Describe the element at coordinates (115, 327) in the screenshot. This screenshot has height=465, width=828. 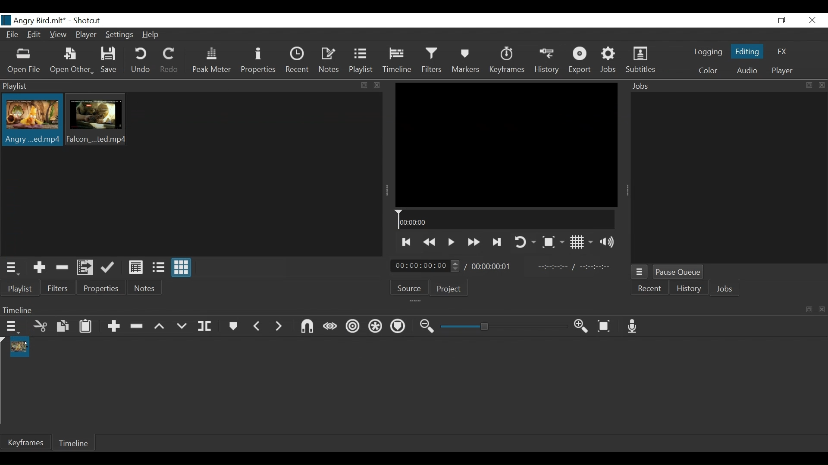
I see `Append` at that location.